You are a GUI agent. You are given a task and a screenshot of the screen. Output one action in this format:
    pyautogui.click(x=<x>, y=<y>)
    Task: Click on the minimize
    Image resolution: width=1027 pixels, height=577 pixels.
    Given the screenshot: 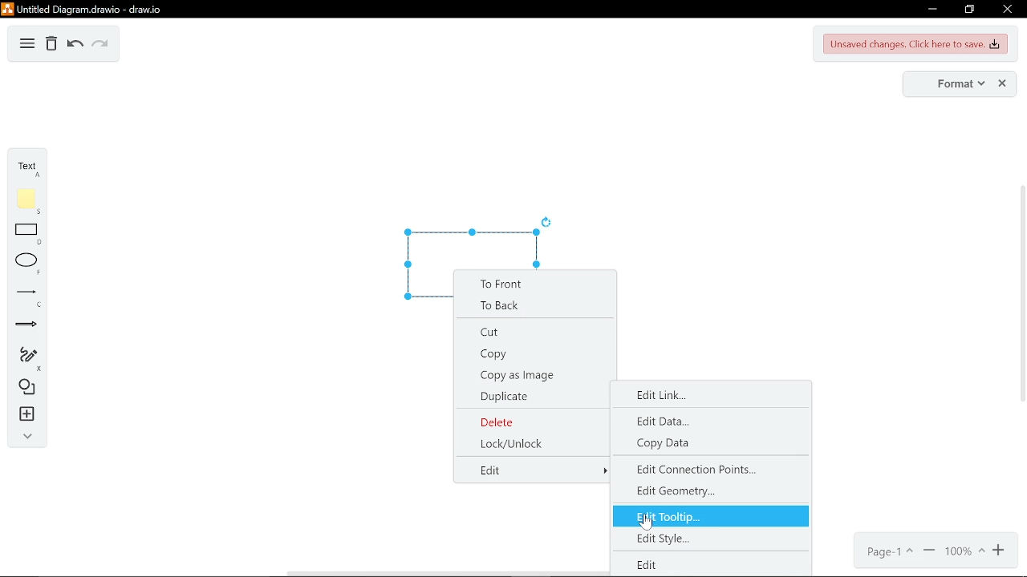 What is the action you would take?
    pyautogui.click(x=931, y=10)
    